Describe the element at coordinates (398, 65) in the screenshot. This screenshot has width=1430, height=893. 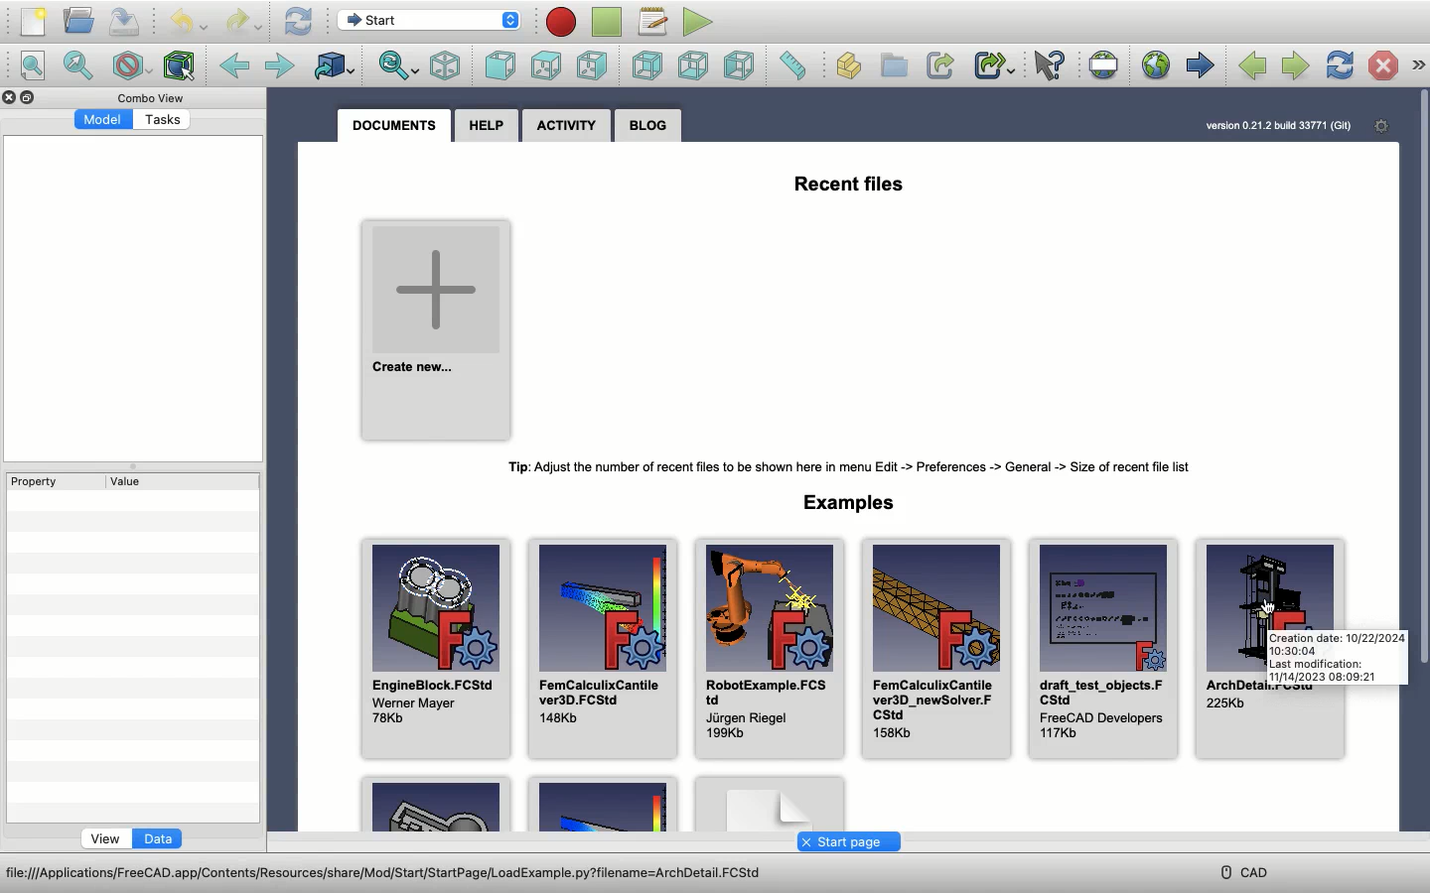
I see `Sync view` at that location.